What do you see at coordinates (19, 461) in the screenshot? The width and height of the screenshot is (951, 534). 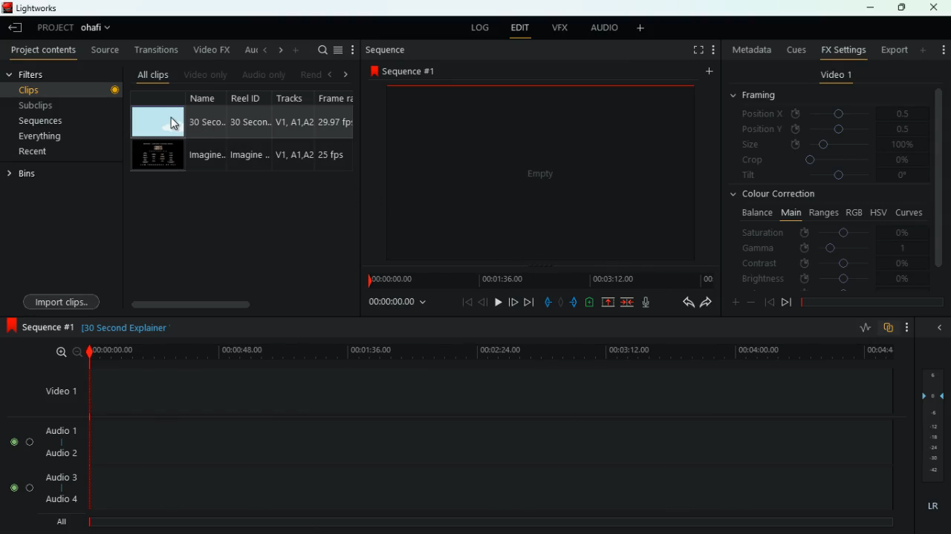 I see `radio button` at bounding box center [19, 461].